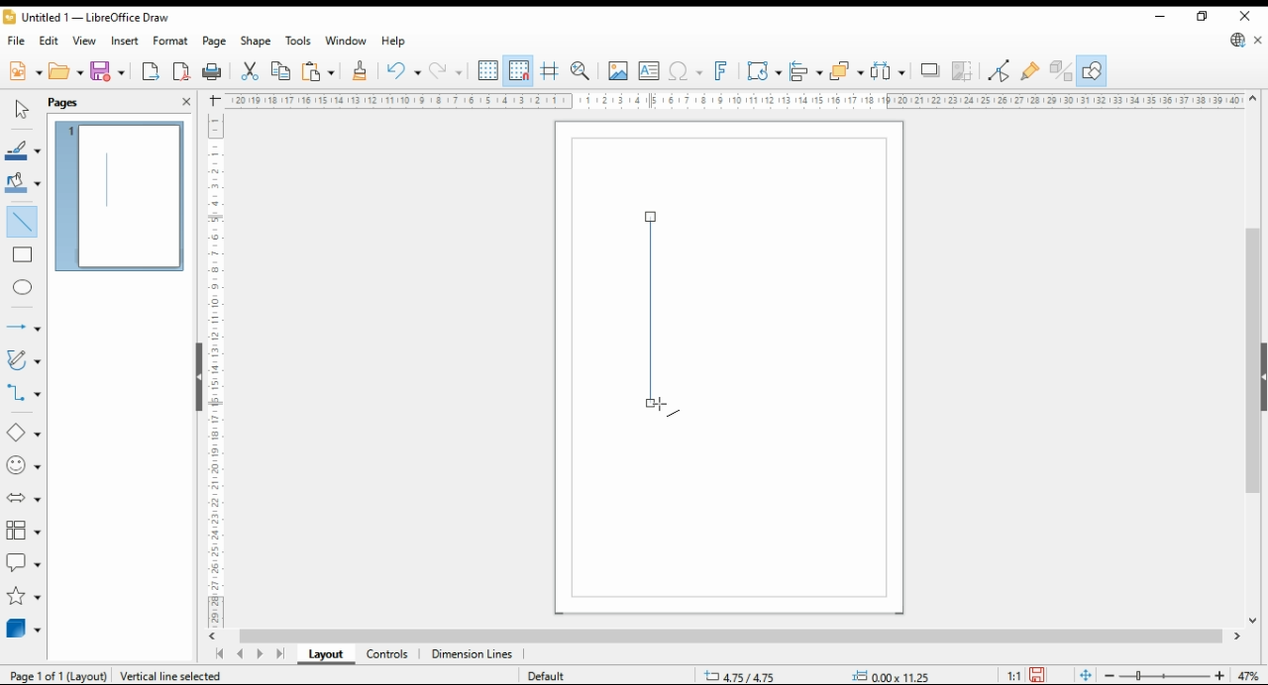 This screenshot has width=1268, height=685. I want to click on export, so click(151, 73).